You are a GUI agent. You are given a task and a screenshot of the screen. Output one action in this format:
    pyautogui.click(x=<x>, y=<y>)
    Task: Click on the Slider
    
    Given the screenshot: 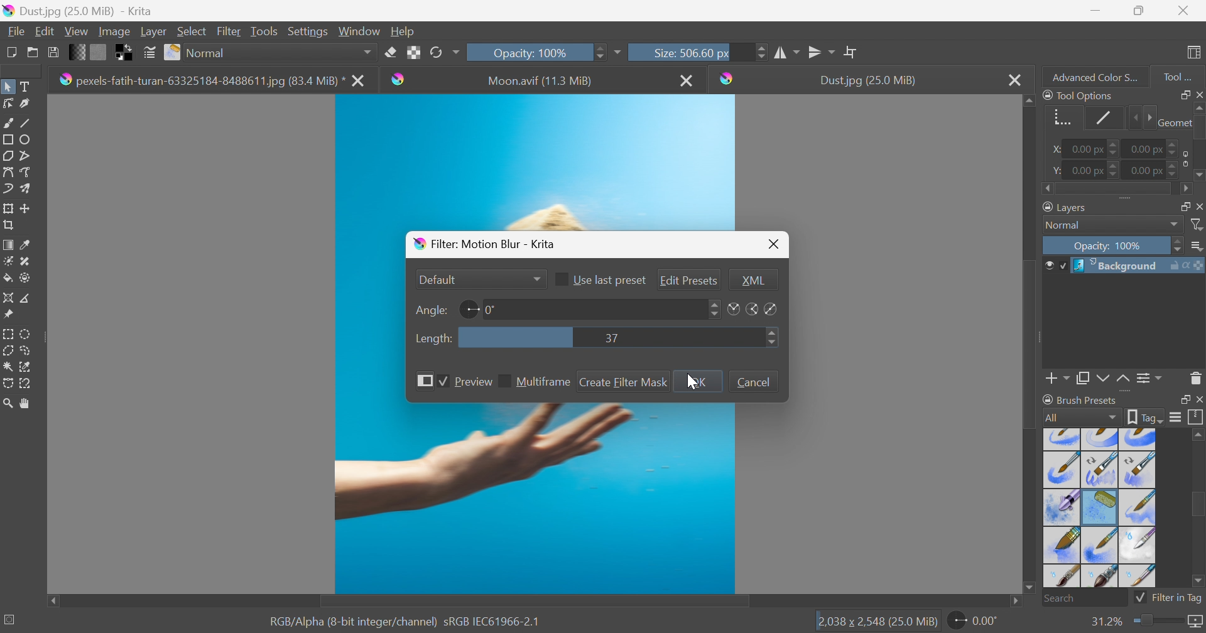 What is the action you would take?
    pyautogui.click(x=1156, y=621)
    